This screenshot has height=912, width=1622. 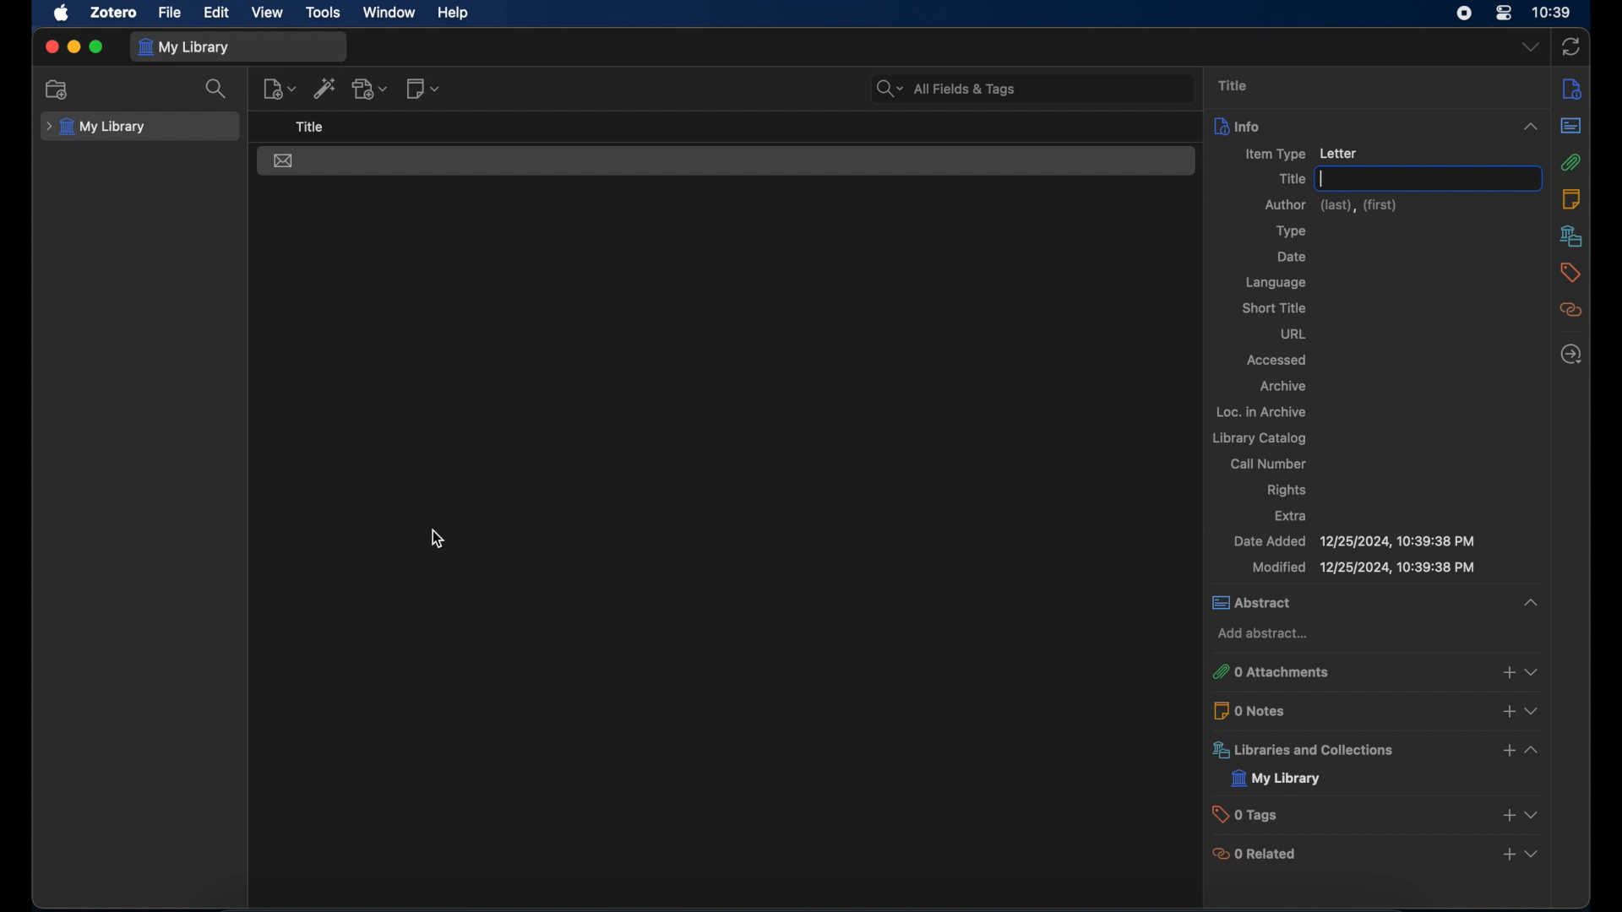 What do you see at coordinates (51, 46) in the screenshot?
I see `close` at bounding box center [51, 46].